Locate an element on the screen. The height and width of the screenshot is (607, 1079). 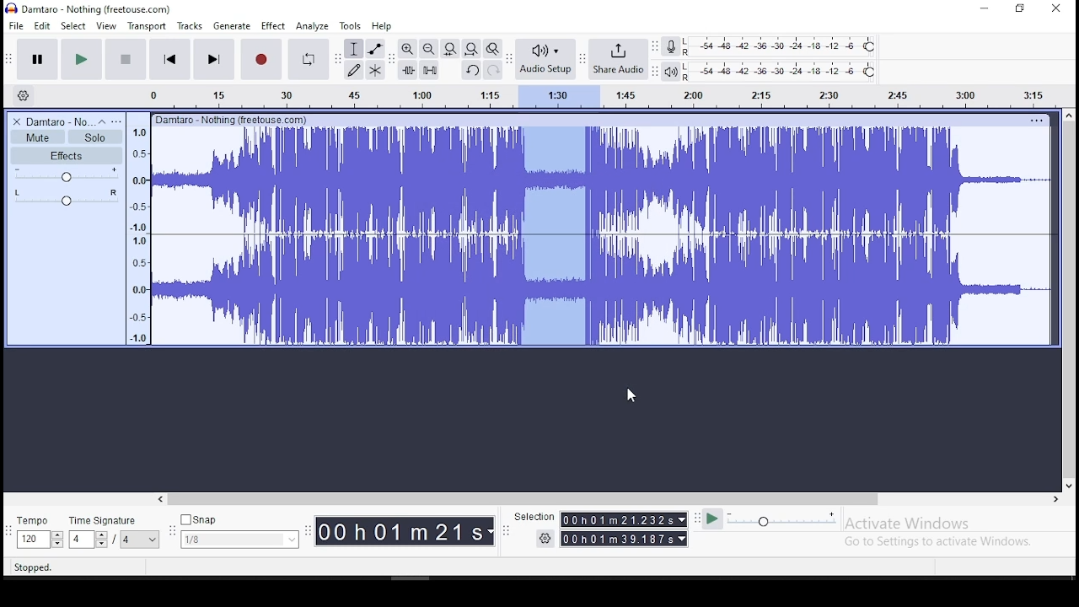
play is located at coordinates (81, 60).